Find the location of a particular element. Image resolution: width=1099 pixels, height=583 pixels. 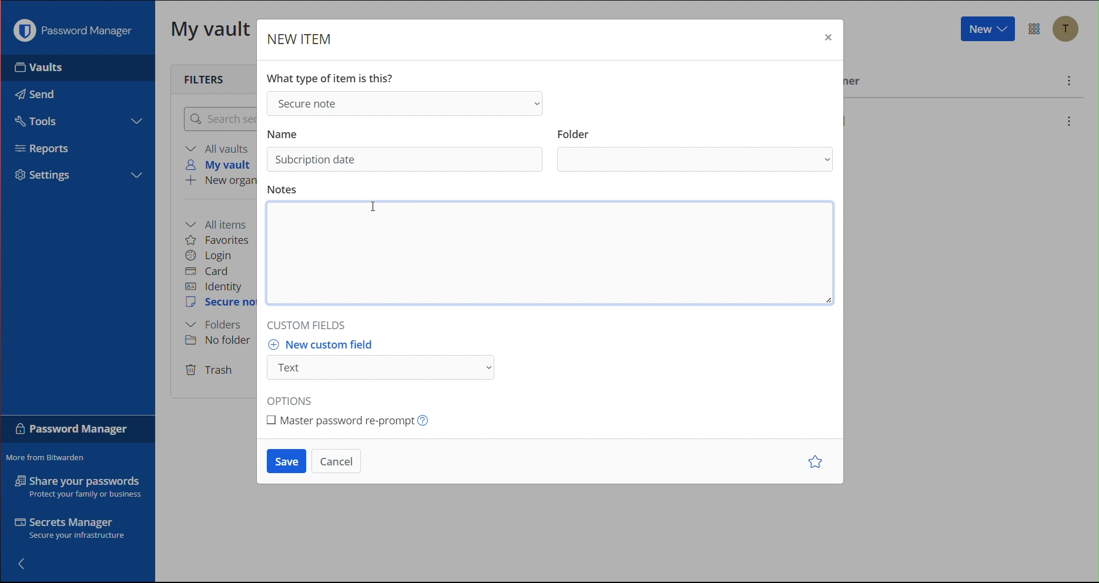

Identity is located at coordinates (214, 287).